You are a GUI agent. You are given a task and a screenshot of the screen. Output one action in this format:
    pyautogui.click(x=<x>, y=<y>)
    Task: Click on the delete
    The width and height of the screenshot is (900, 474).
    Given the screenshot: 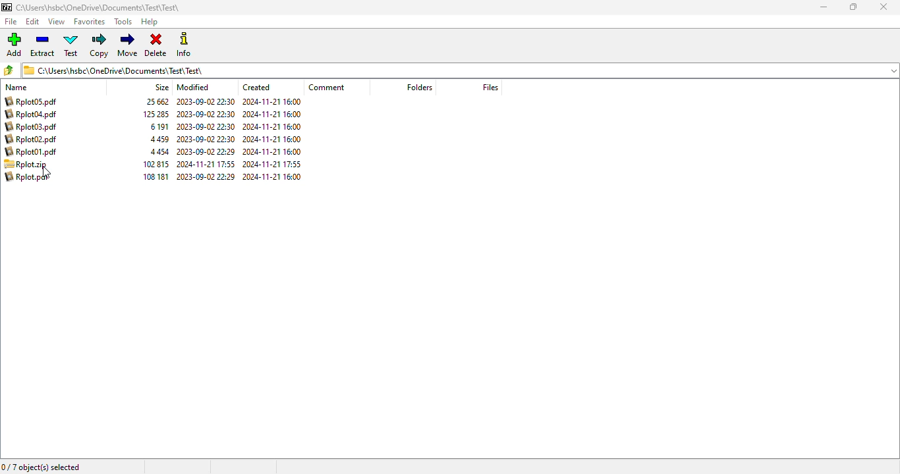 What is the action you would take?
    pyautogui.click(x=156, y=45)
    